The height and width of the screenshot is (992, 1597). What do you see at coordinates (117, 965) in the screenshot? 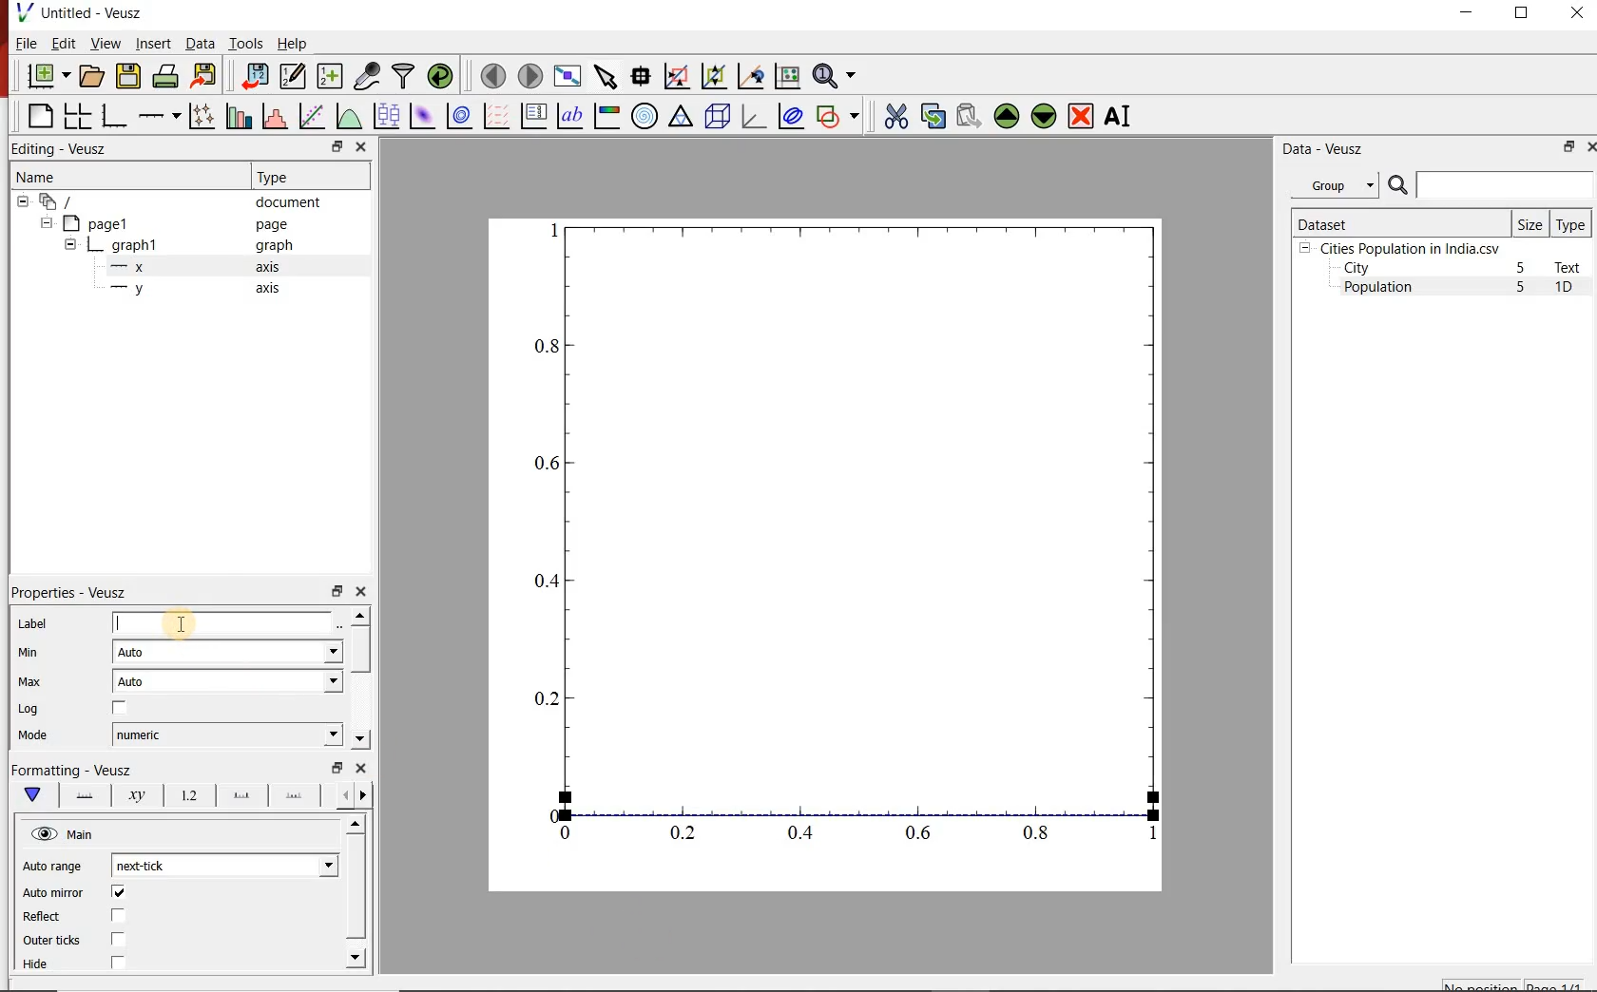
I see `check/uncheck` at bounding box center [117, 965].